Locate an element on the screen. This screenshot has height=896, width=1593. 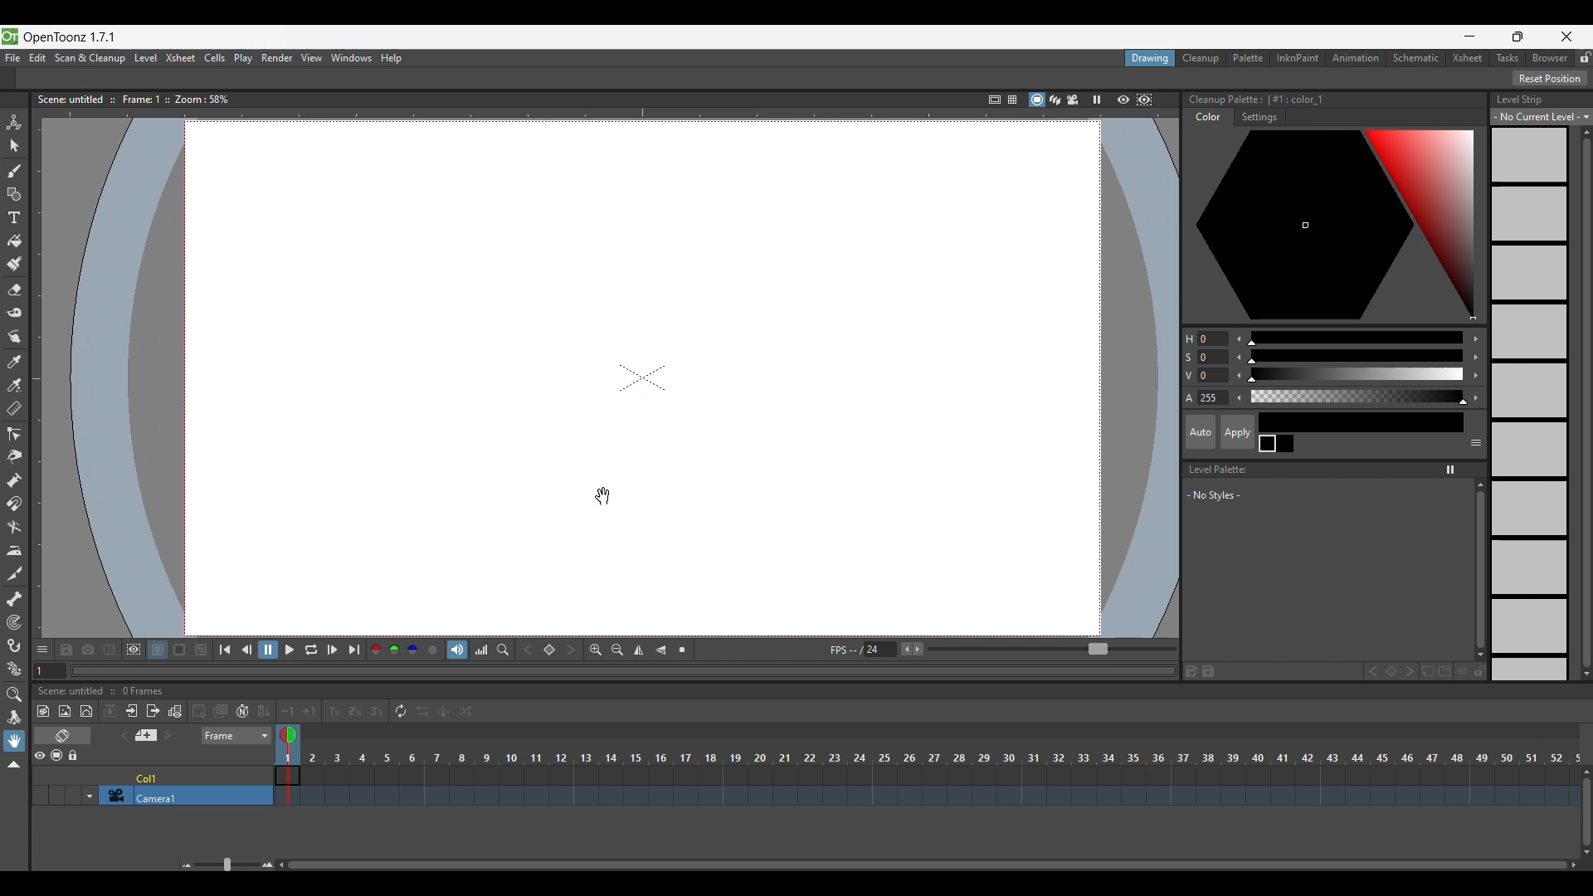
Flip vertically is located at coordinates (661, 650).